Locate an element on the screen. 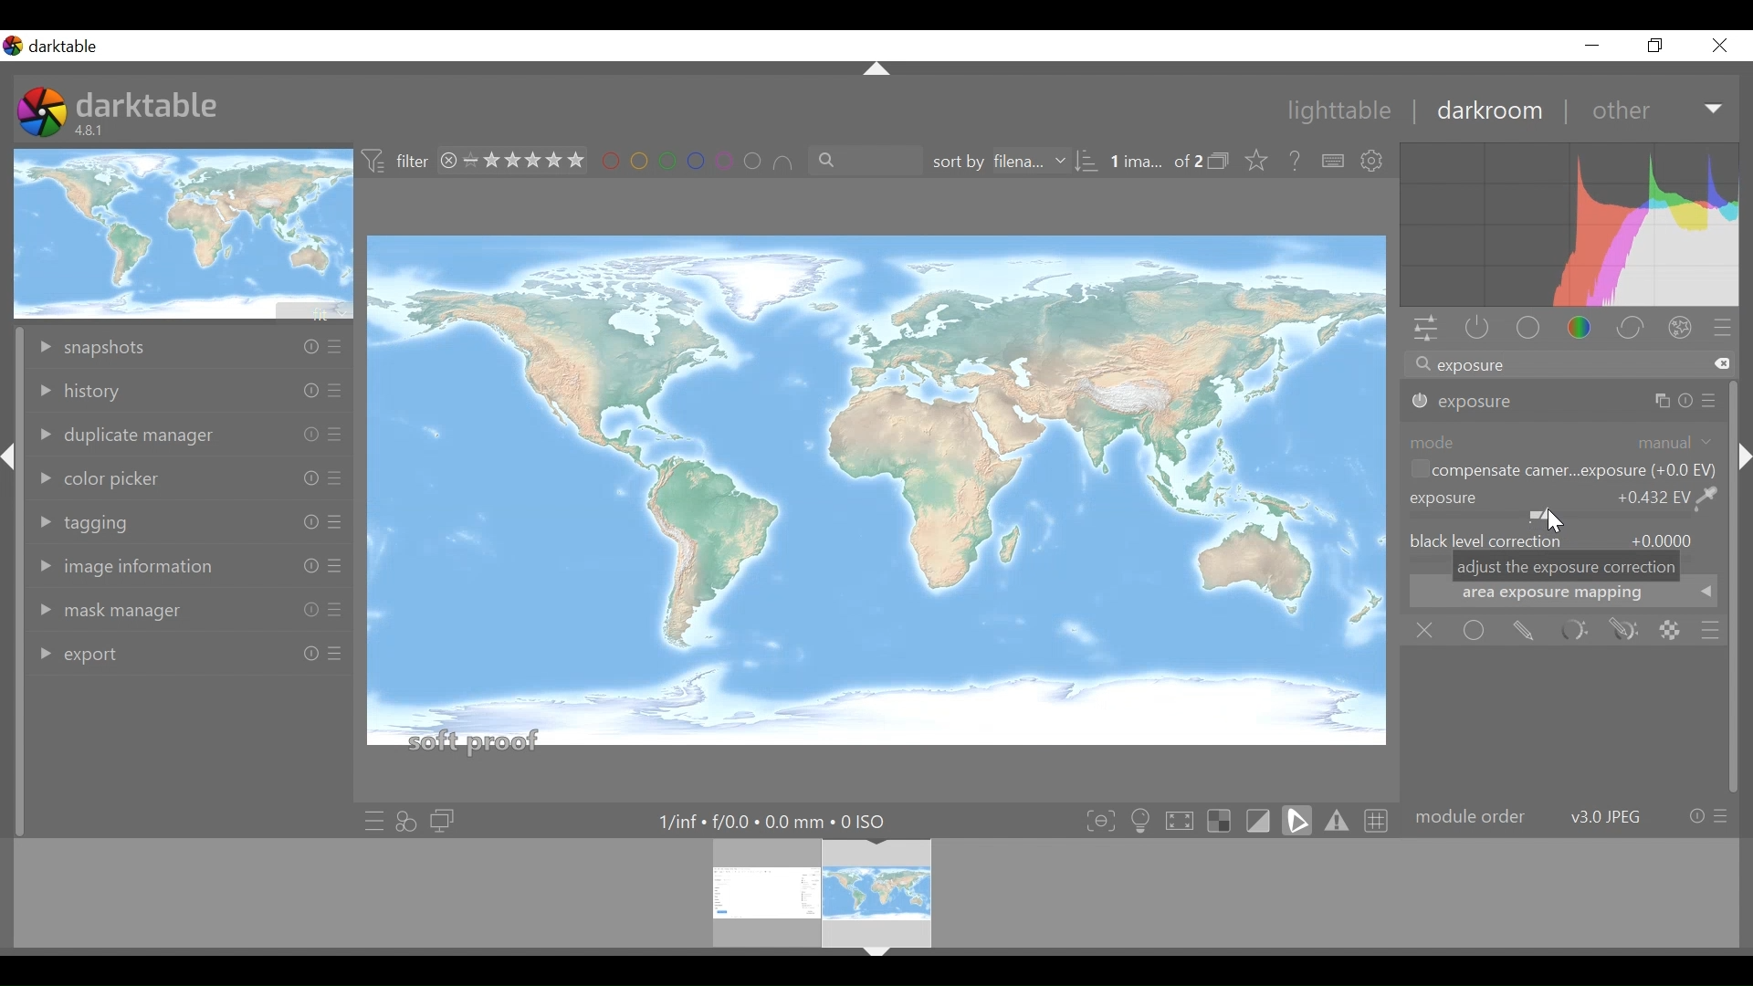 The height and width of the screenshot is (986, 1753).  is located at coordinates (1742, 487).